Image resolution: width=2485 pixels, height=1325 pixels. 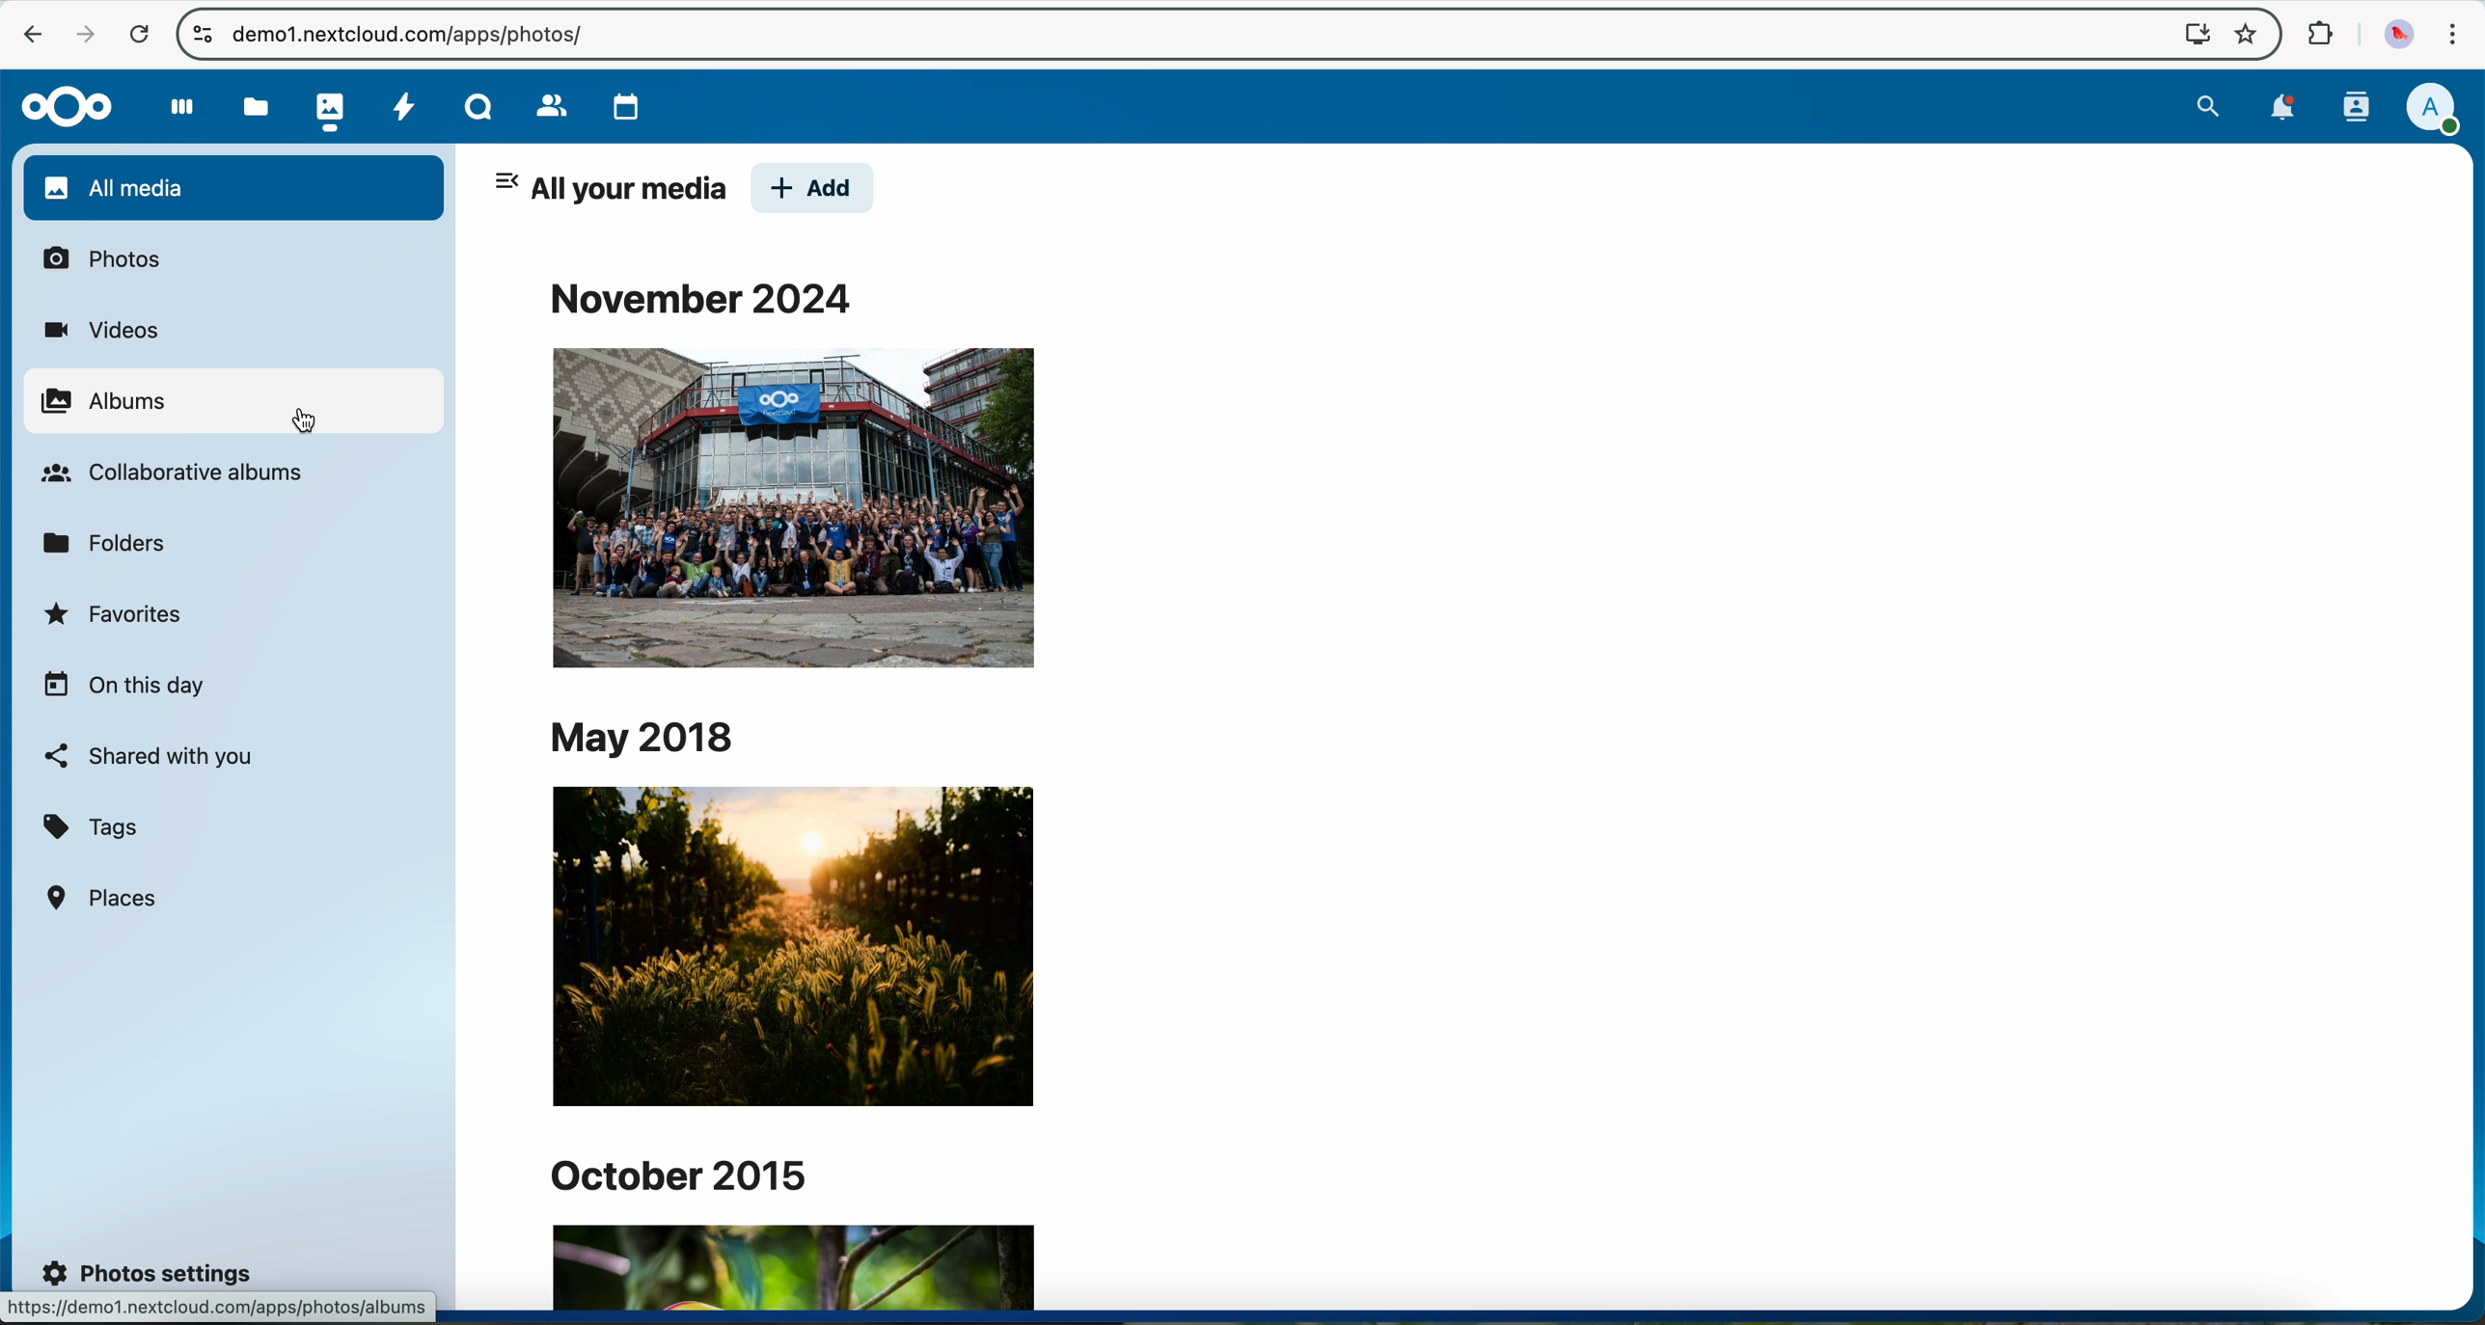 I want to click on photos settings, so click(x=149, y=1271).